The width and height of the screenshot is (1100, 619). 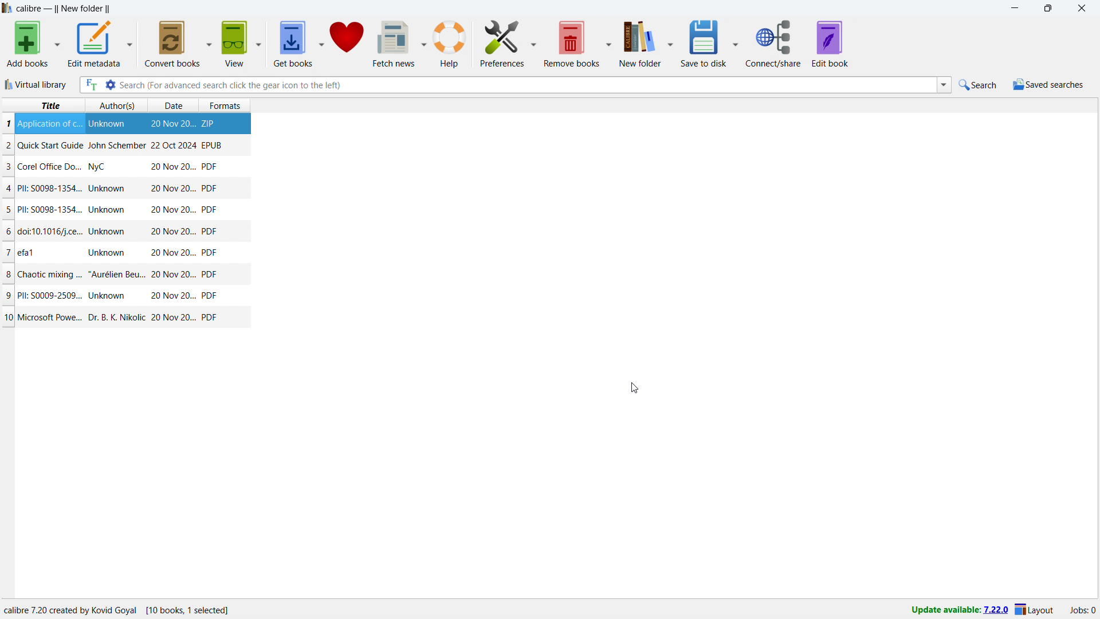 What do you see at coordinates (230, 104) in the screenshot?
I see `formats` at bounding box center [230, 104].